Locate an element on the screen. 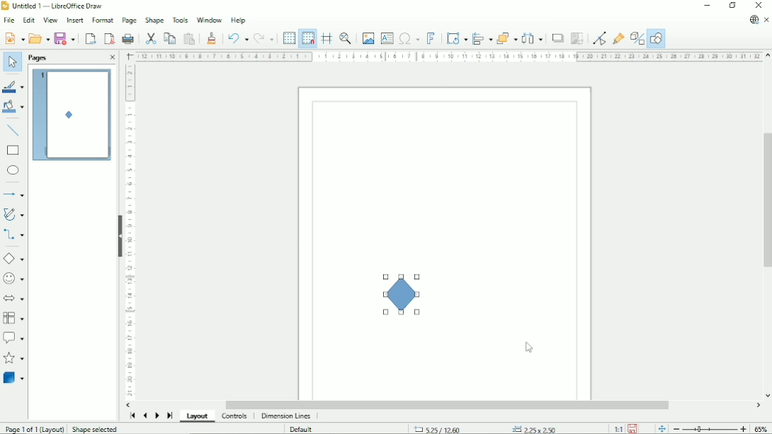 The height and width of the screenshot is (434, 772). Insert fontwork text is located at coordinates (433, 38).